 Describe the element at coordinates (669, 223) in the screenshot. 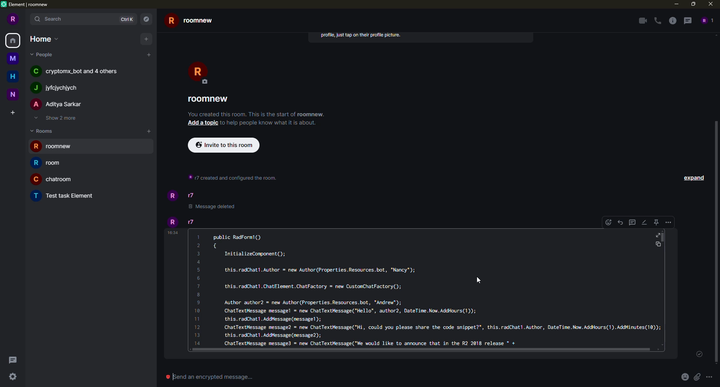

I see `more` at that location.